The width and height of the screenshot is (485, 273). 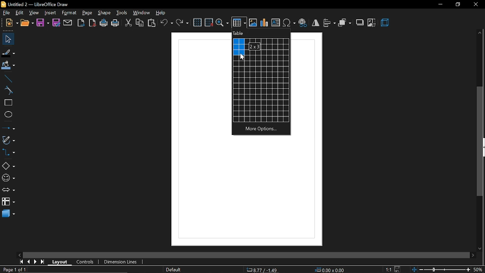 What do you see at coordinates (8, 152) in the screenshot?
I see `connector` at bounding box center [8, 152].